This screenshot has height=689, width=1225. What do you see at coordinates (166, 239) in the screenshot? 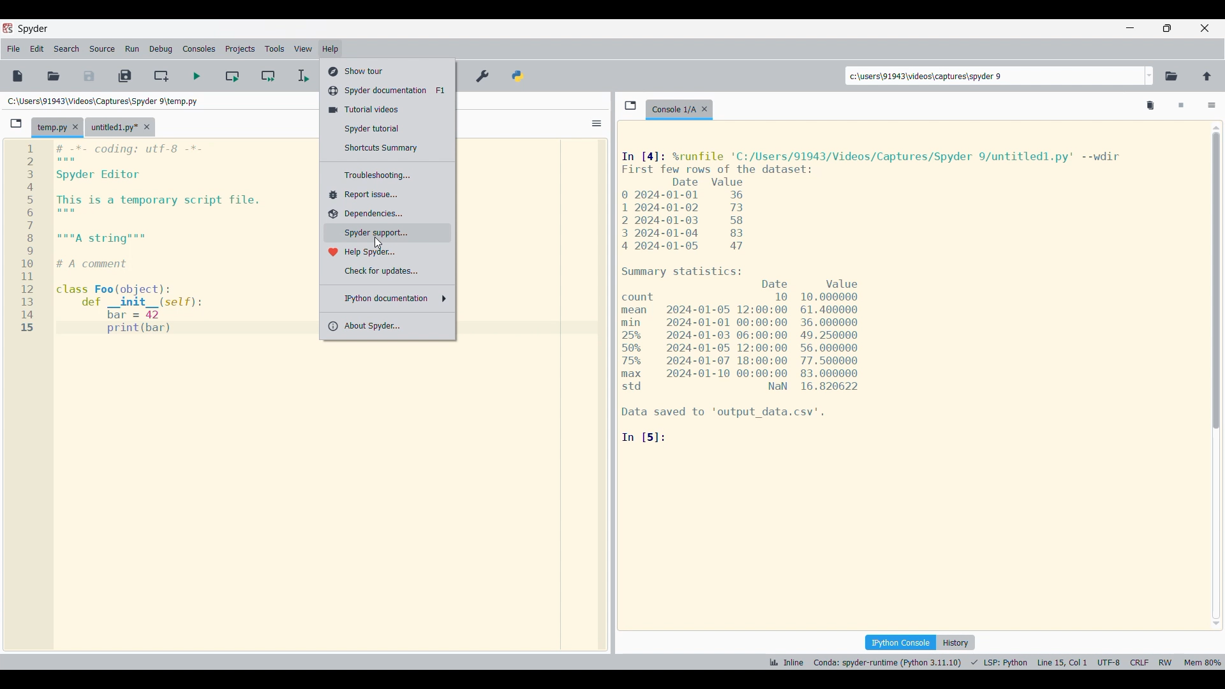
I see `Current logo` at bounding box center [166, 239].